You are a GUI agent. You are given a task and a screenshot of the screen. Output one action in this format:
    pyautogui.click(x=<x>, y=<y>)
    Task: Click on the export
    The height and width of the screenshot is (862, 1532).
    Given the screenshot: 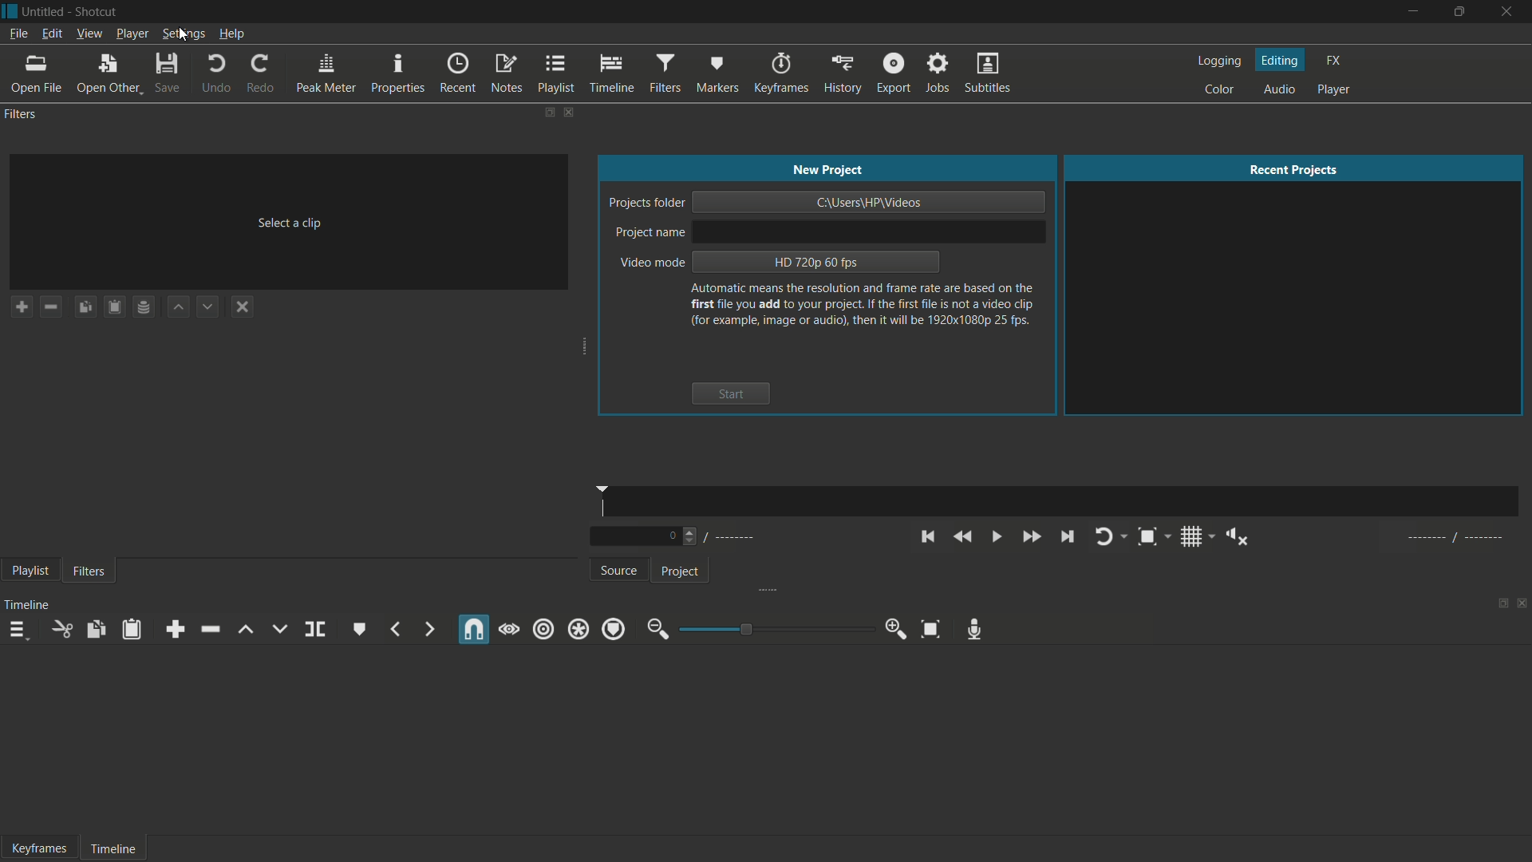 What is the action you would take?
    pyautogui.click(x=894, y=73)
    